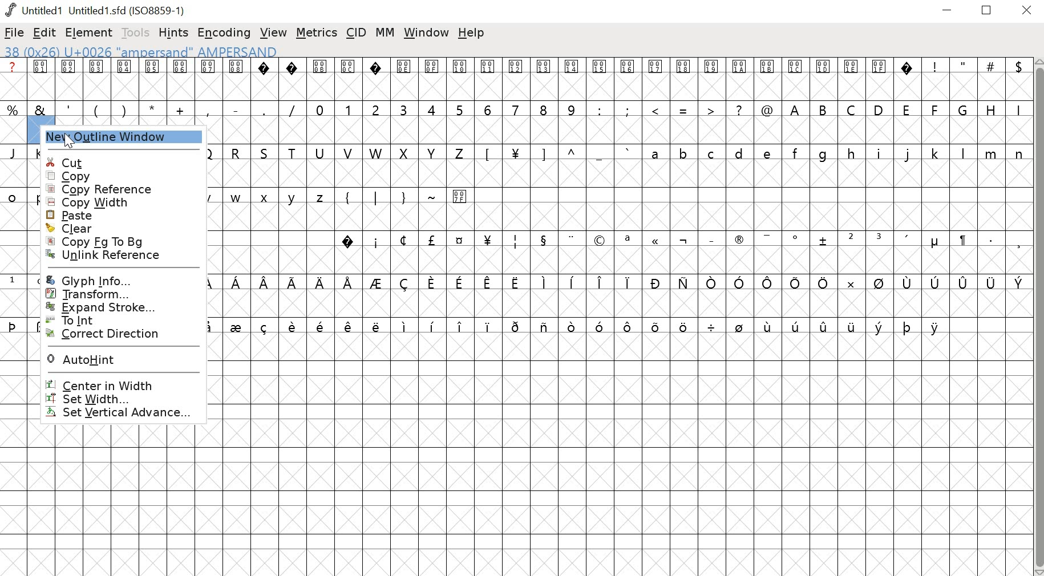 The image size is (1044, 576). Describe the element at coordinates (517, 108) in the screenshot. I see `7` at that location.